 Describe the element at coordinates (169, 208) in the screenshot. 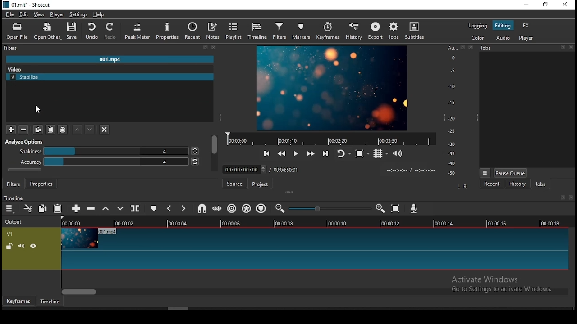

I see `previous marker` at that location.